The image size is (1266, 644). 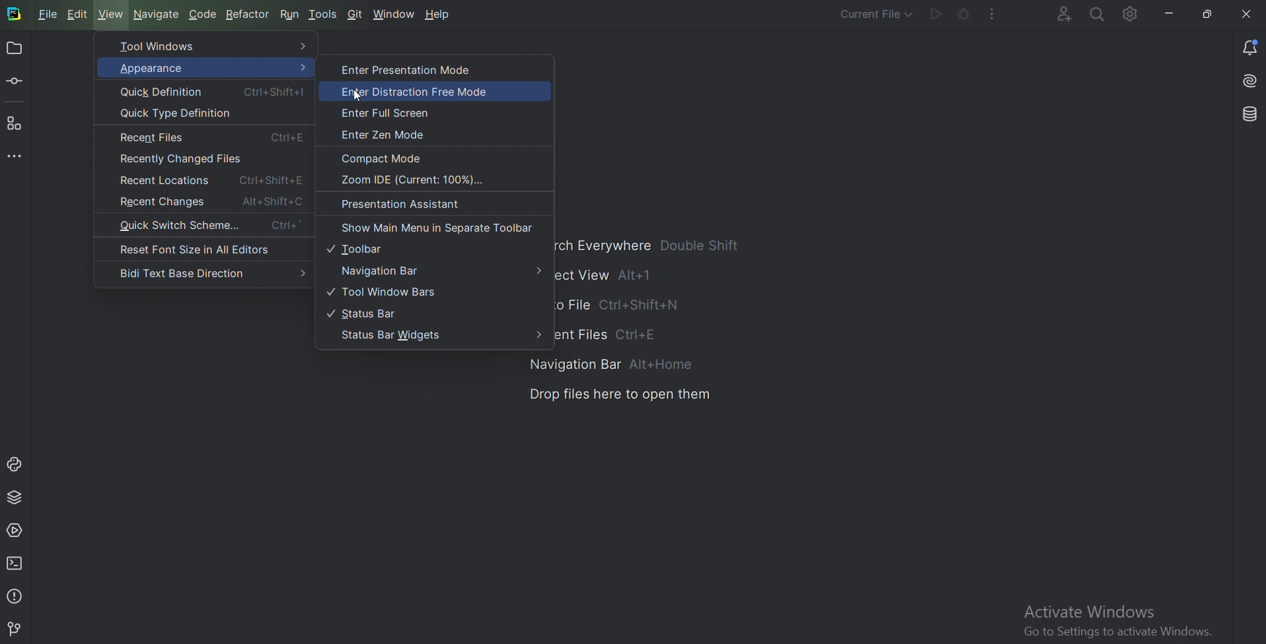 What do you see at coordinates (437, 227) in the screenshot?
I see `Show main menu in separate toolbar` at bounding box center [437, 227].